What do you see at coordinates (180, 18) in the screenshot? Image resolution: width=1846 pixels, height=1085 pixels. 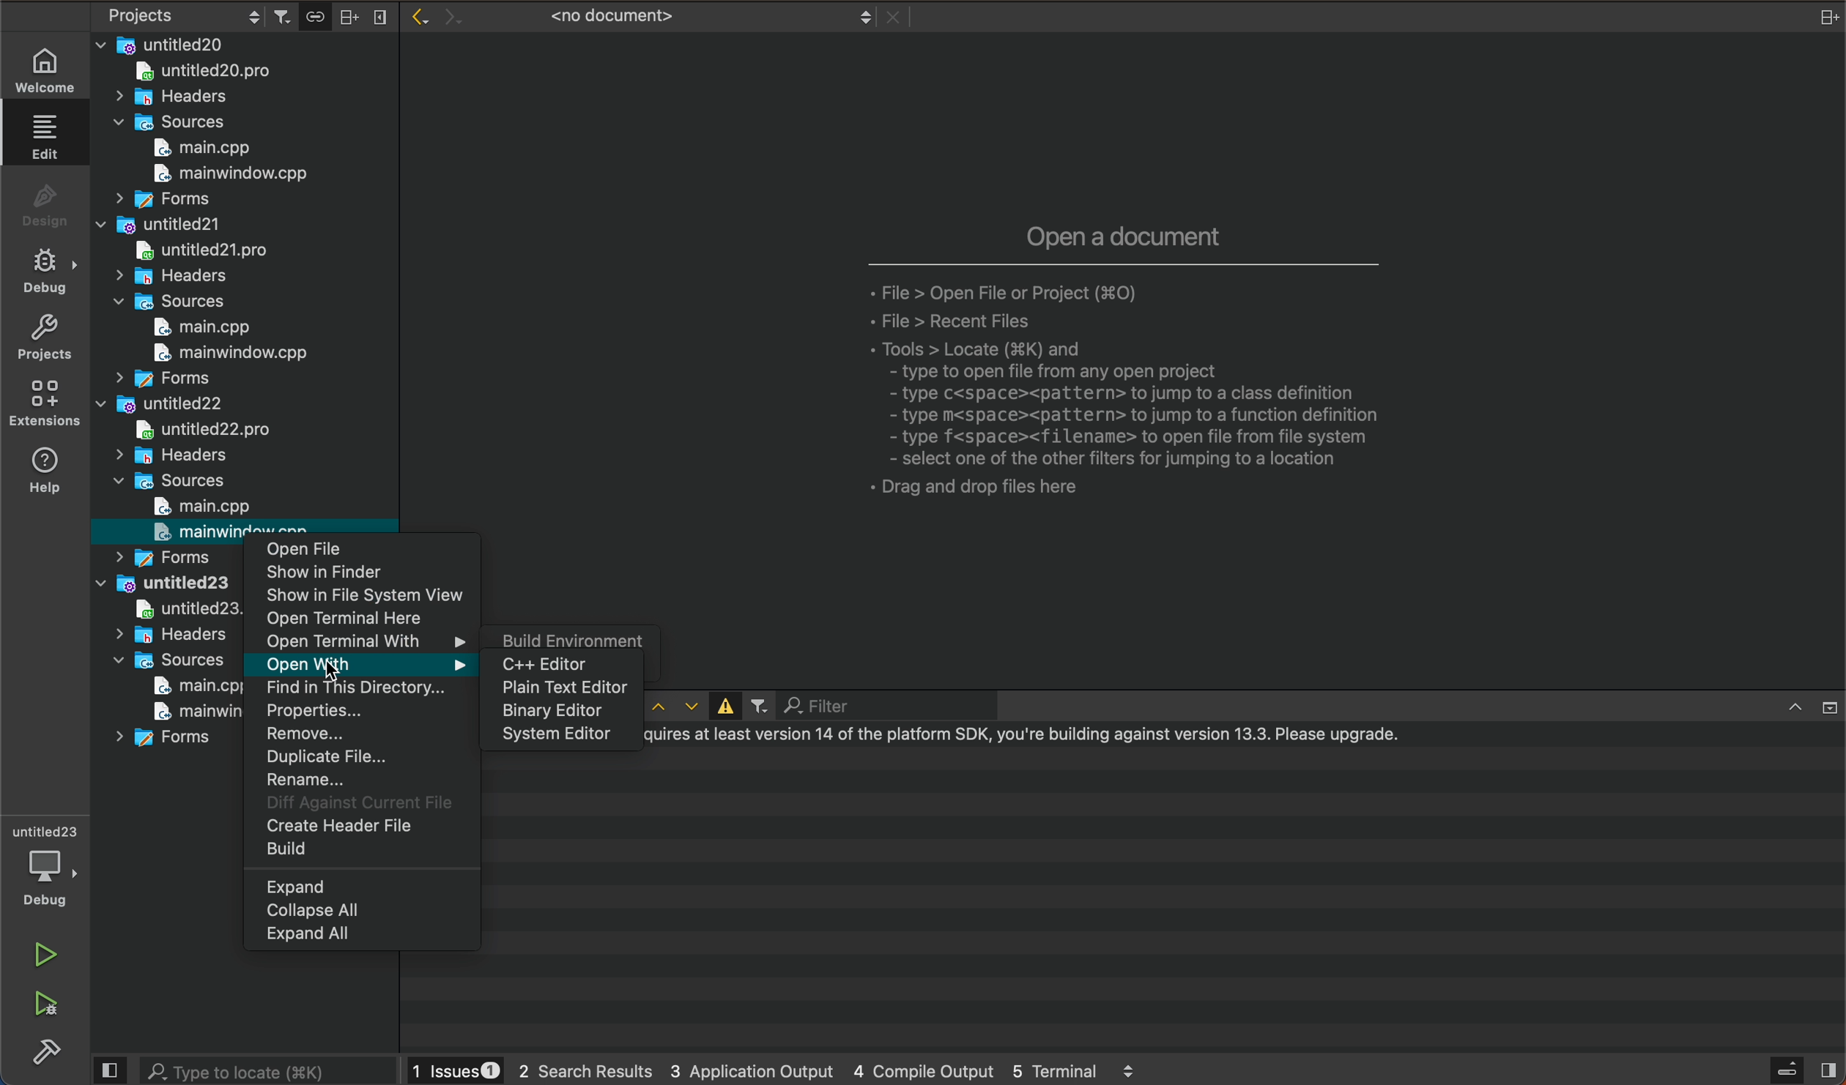 I see `pojects` at bounding box center [180, 18].